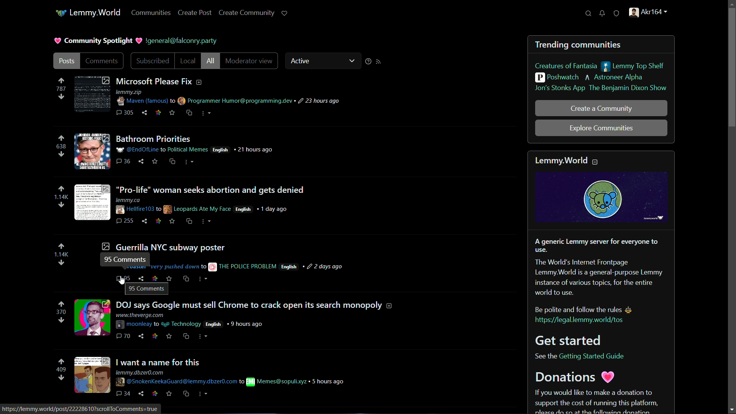 This screenshot has width=736, height=414. What do you see at coordinates (181, 382) in the screenshot?
I see `i @SnokenKeekaGuard@lemmy.dbzer0.com` at bounding box center [181, 382].